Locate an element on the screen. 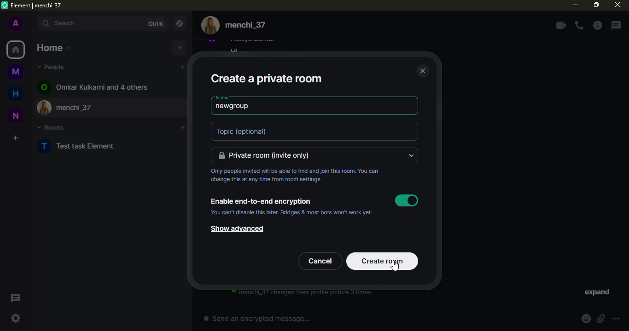 The image size is (629, 331). menchi_37 is located at coordinates (122, 108).